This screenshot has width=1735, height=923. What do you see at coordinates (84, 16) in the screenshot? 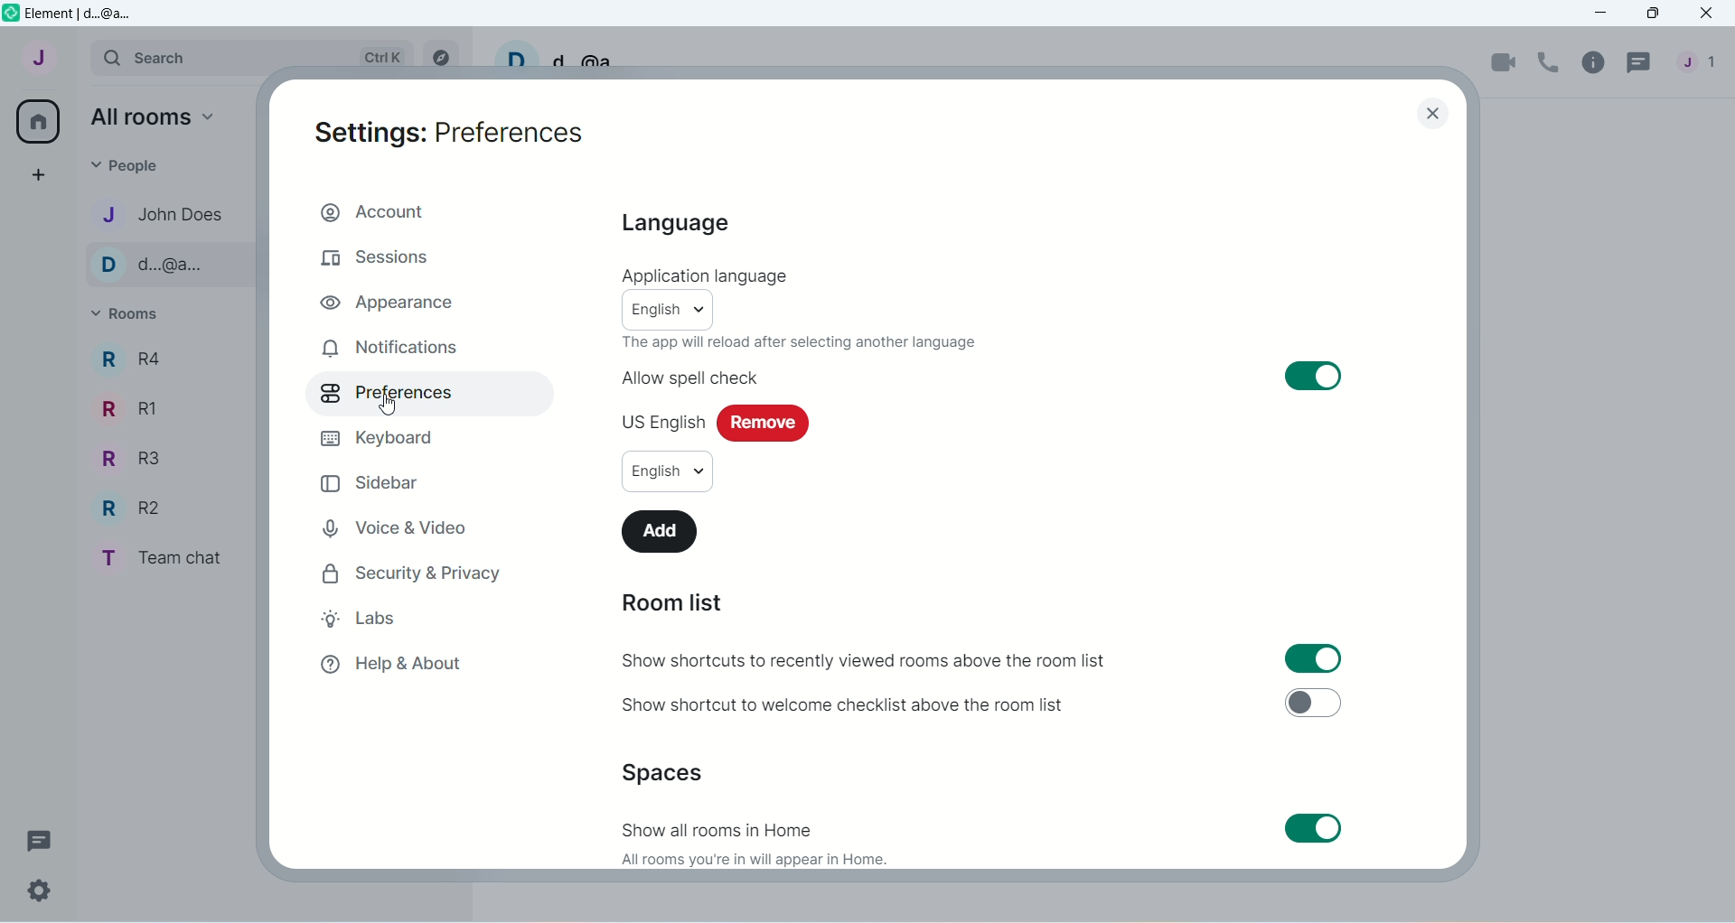
I see `Element d@a` at bounding box center [84, 16].